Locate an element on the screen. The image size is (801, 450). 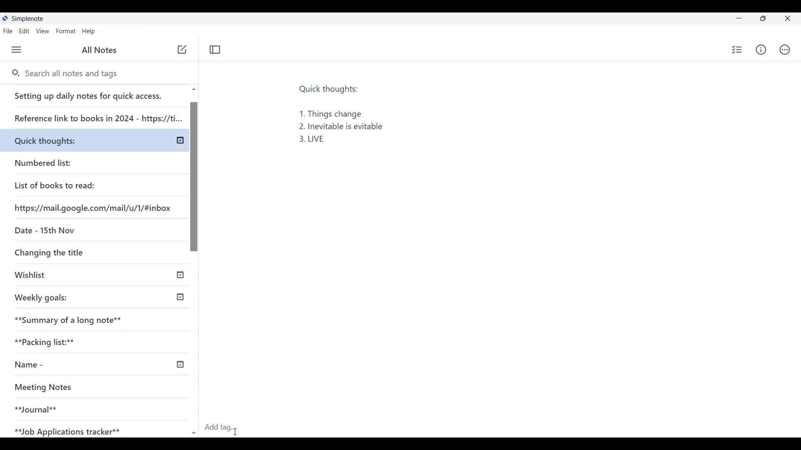
Weekly goals is located at coordinates (41, 297).